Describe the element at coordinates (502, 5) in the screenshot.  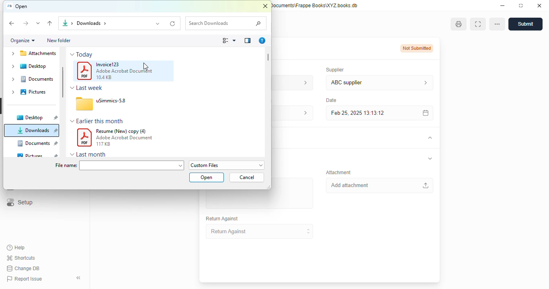
I see `minimize` at that location.